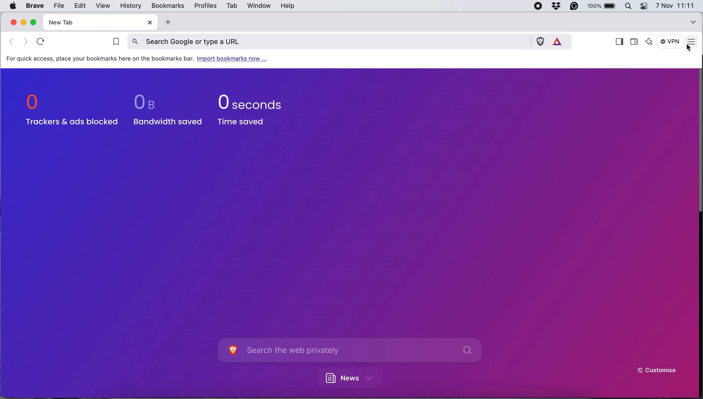 The width and height of the screenshot is (703, 399). I want to click on bookmarks, so click(167, 5).